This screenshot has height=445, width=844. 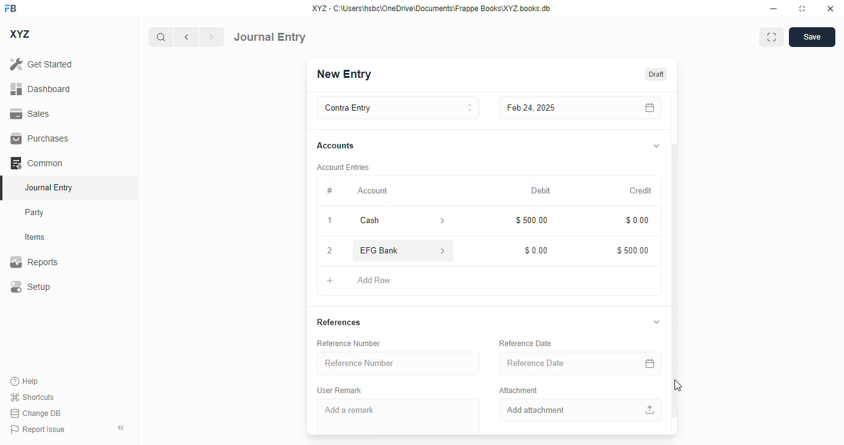 What do you see at coordinates (526, 343) in the screenshot?
I see `reference date` at bounding box center [526, 343].